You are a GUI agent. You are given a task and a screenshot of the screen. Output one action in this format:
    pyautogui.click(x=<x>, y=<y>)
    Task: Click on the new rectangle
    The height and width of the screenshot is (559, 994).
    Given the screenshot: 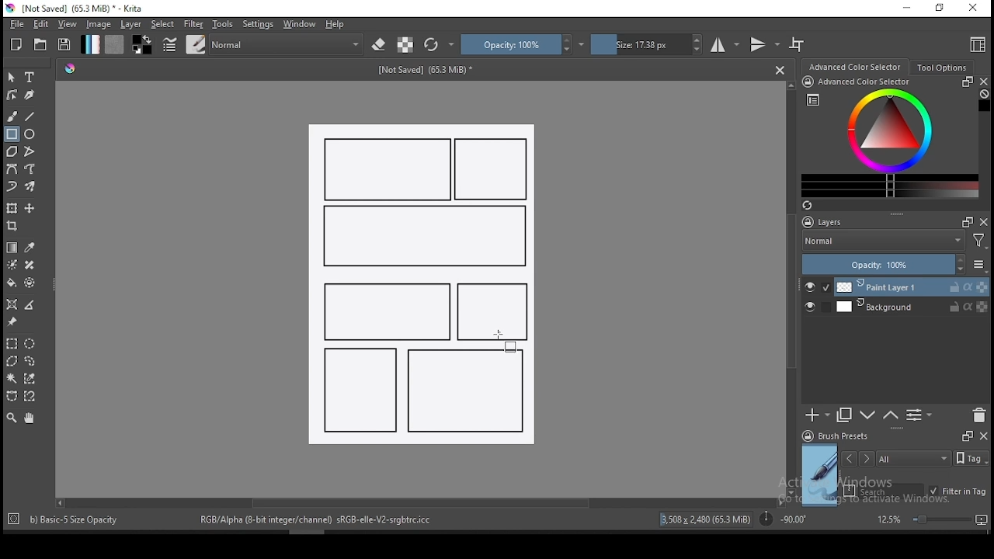 What is the action you would take?
    pyautogui.click(x=494, y=170)
    